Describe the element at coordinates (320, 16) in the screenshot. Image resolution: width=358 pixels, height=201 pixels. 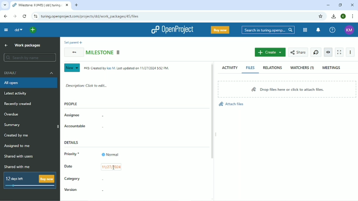
I see `Bookmark this tab` at that location.